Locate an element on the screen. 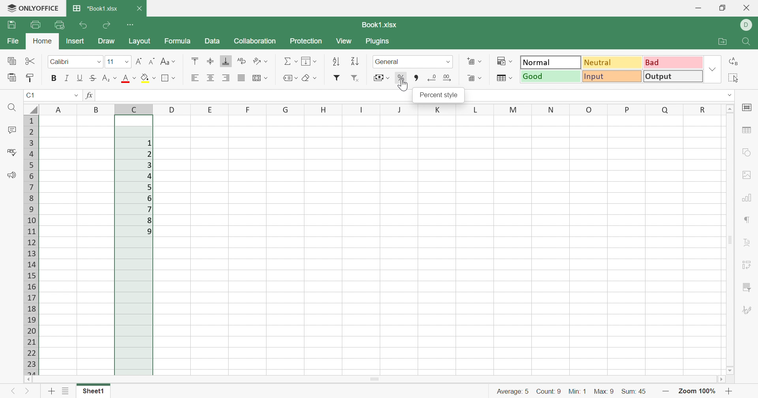 The width and height of the screenshot is (758, 398). Remove filter is located at coordinates (358, 78).